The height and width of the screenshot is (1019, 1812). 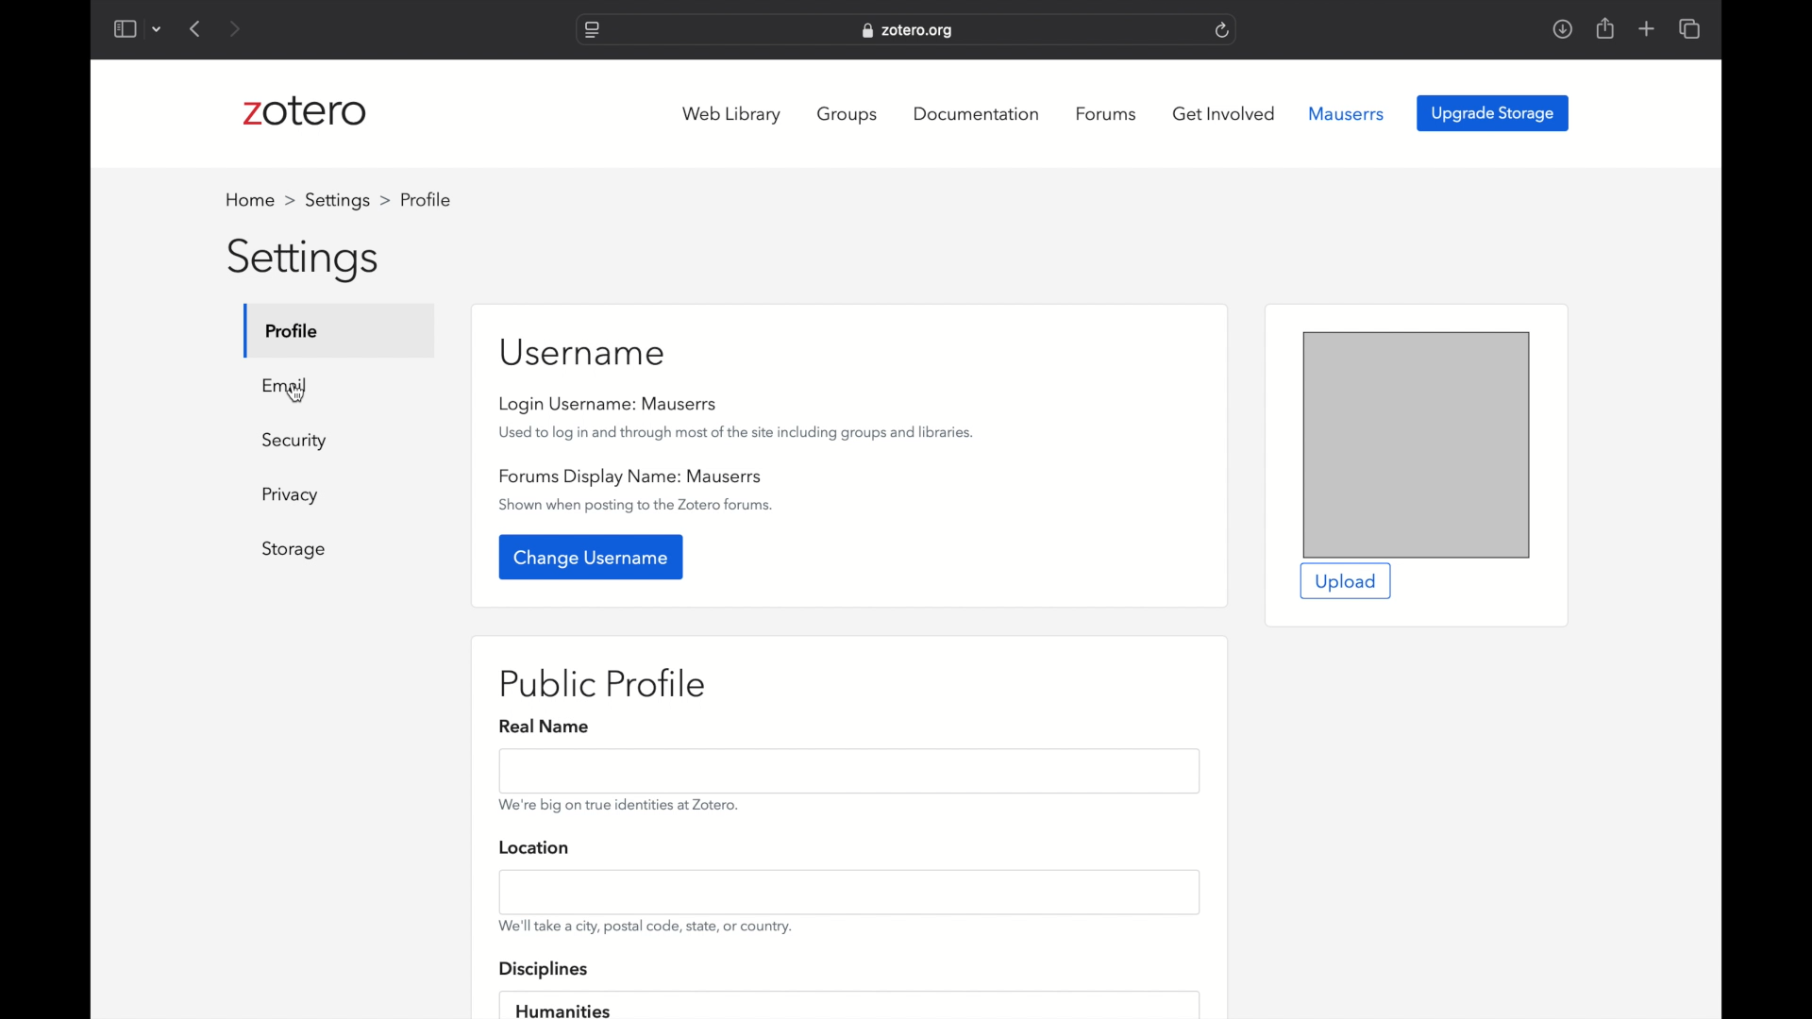 I want to click on website settings, so click(x=591, y=30).